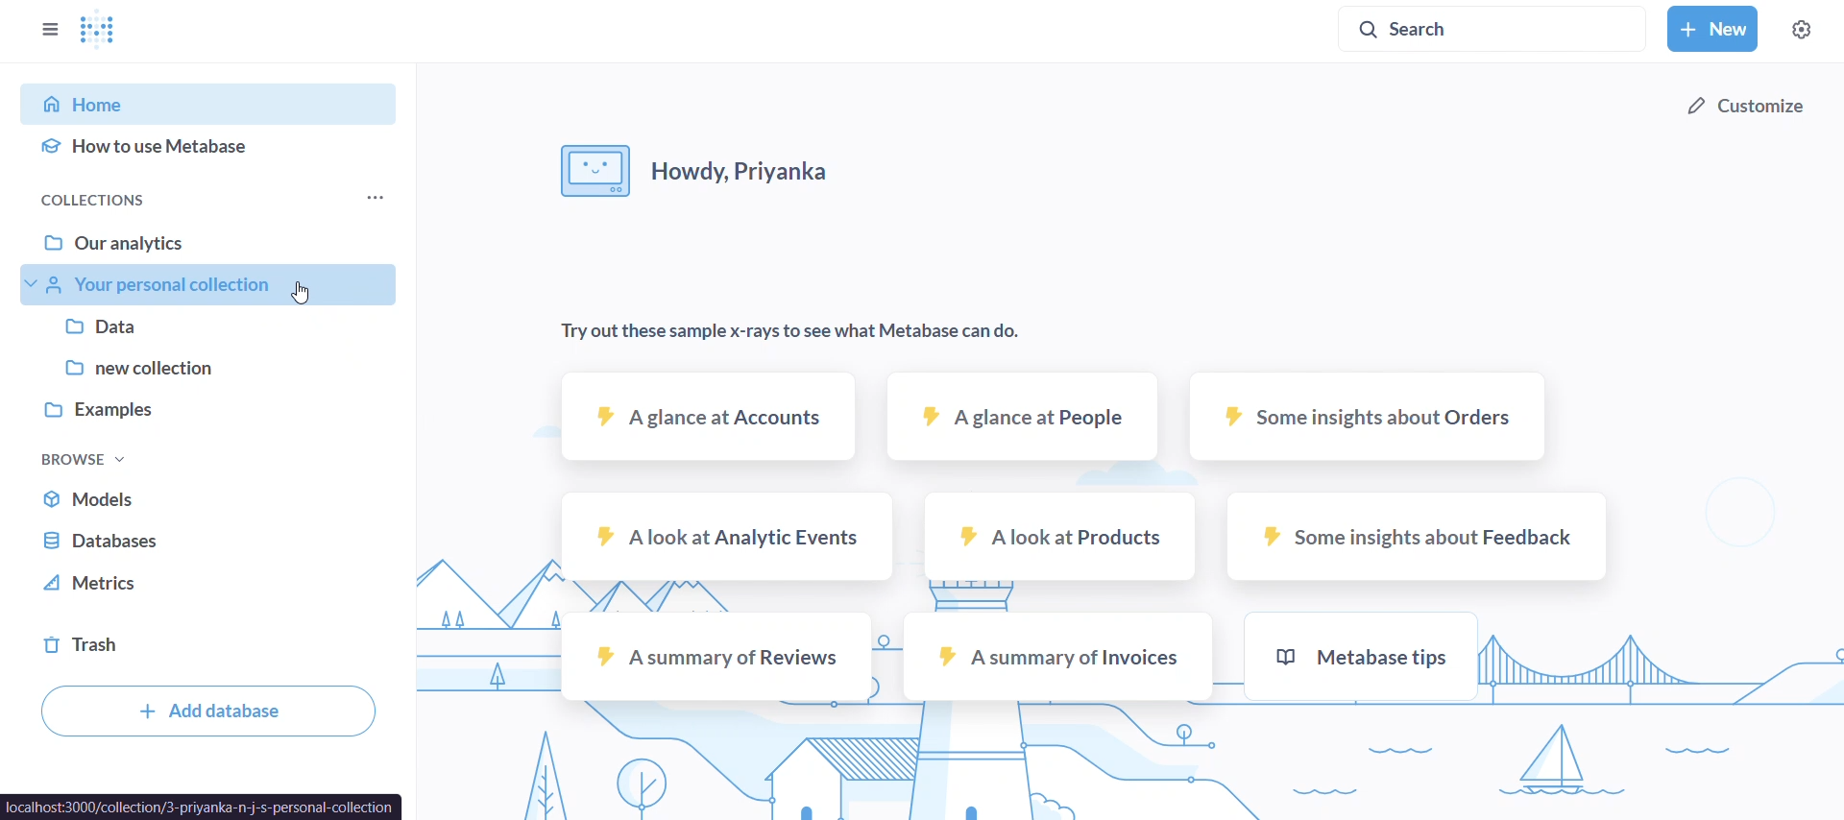  I want to click on a summary of reviews, so click(716, 655).